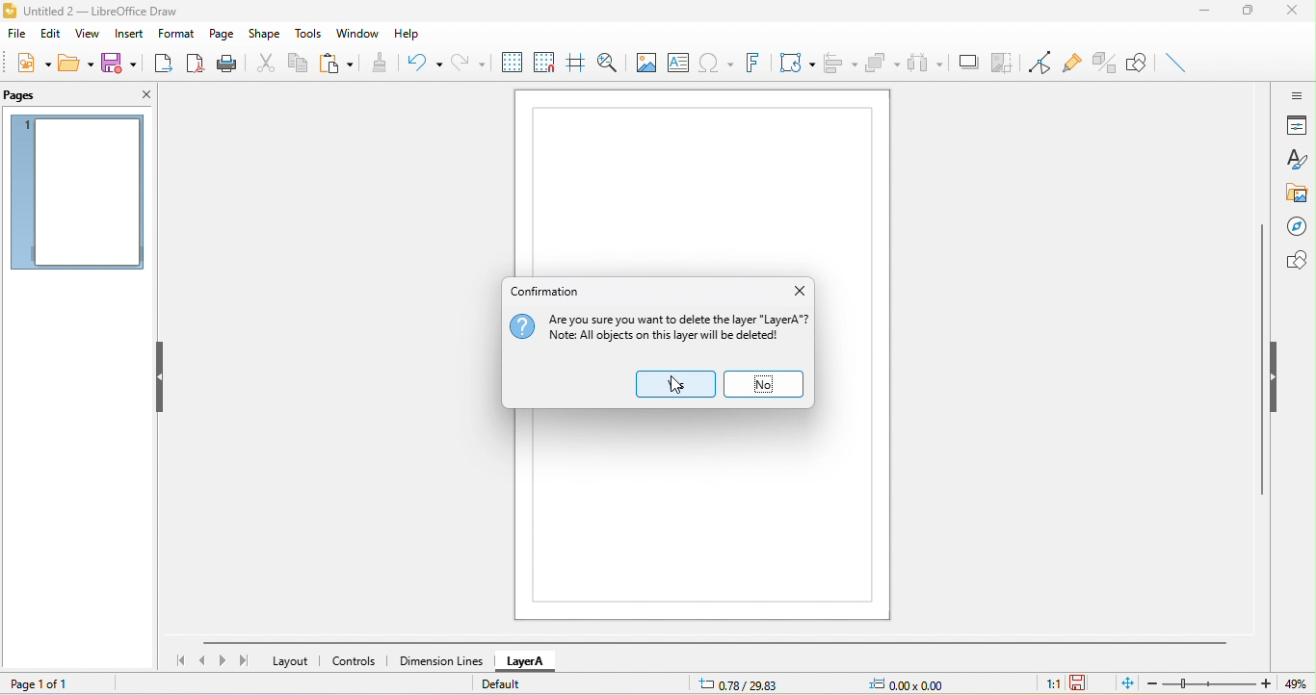 The width and height of the screenshot is (1316, 695). I want to click on no, so click(763, 383).